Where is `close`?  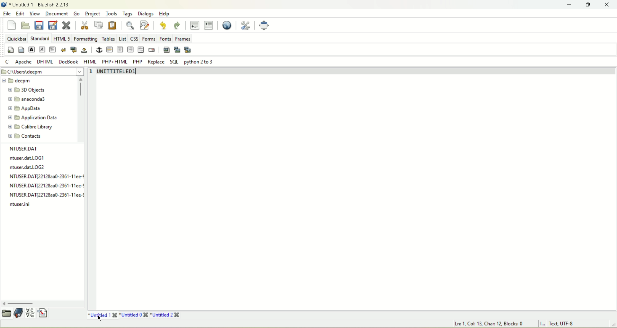
close is located at coordinates (607, 5).